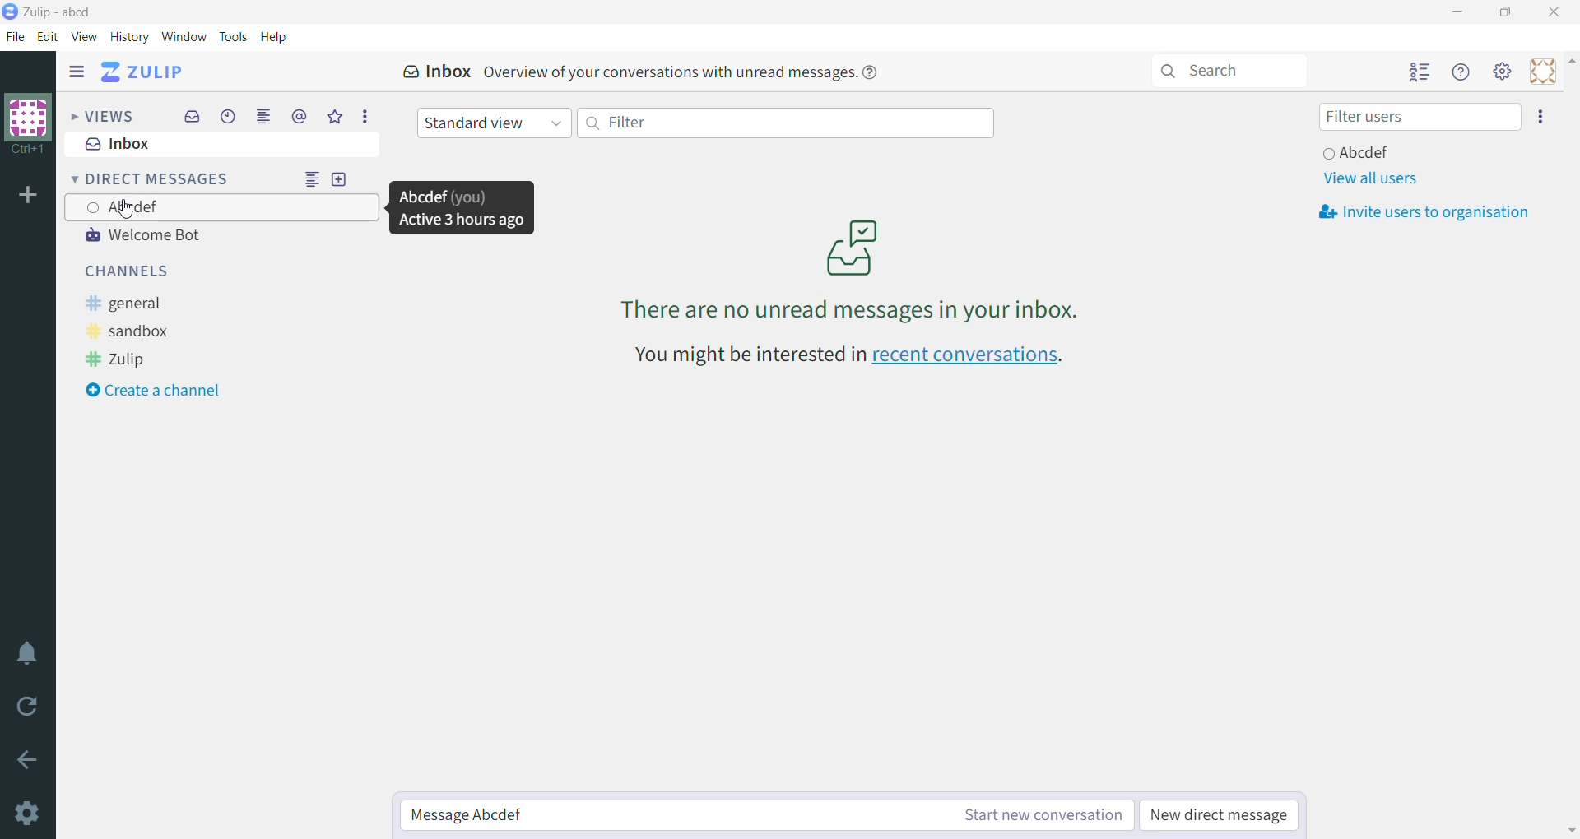  What do you see at coordinates (1370, 177) in the screenshot?
I see `View all users` at bounding box center [1370, 177].